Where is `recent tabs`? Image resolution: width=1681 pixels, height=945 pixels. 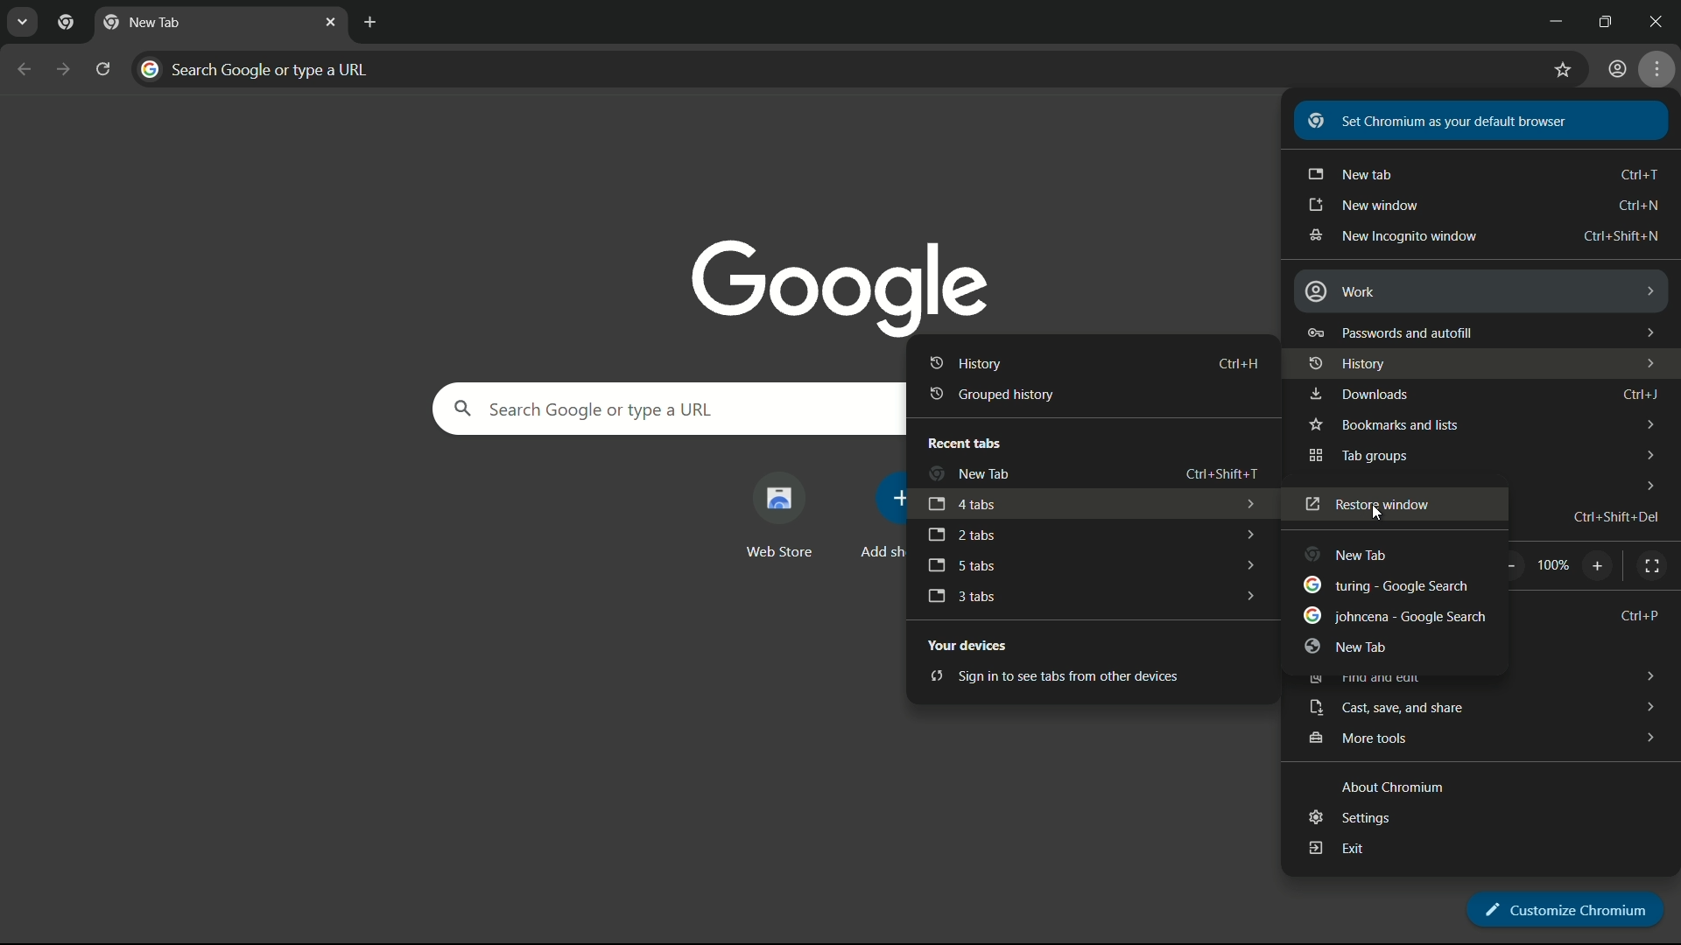 recent tabs is located at coordinates (962, 443).